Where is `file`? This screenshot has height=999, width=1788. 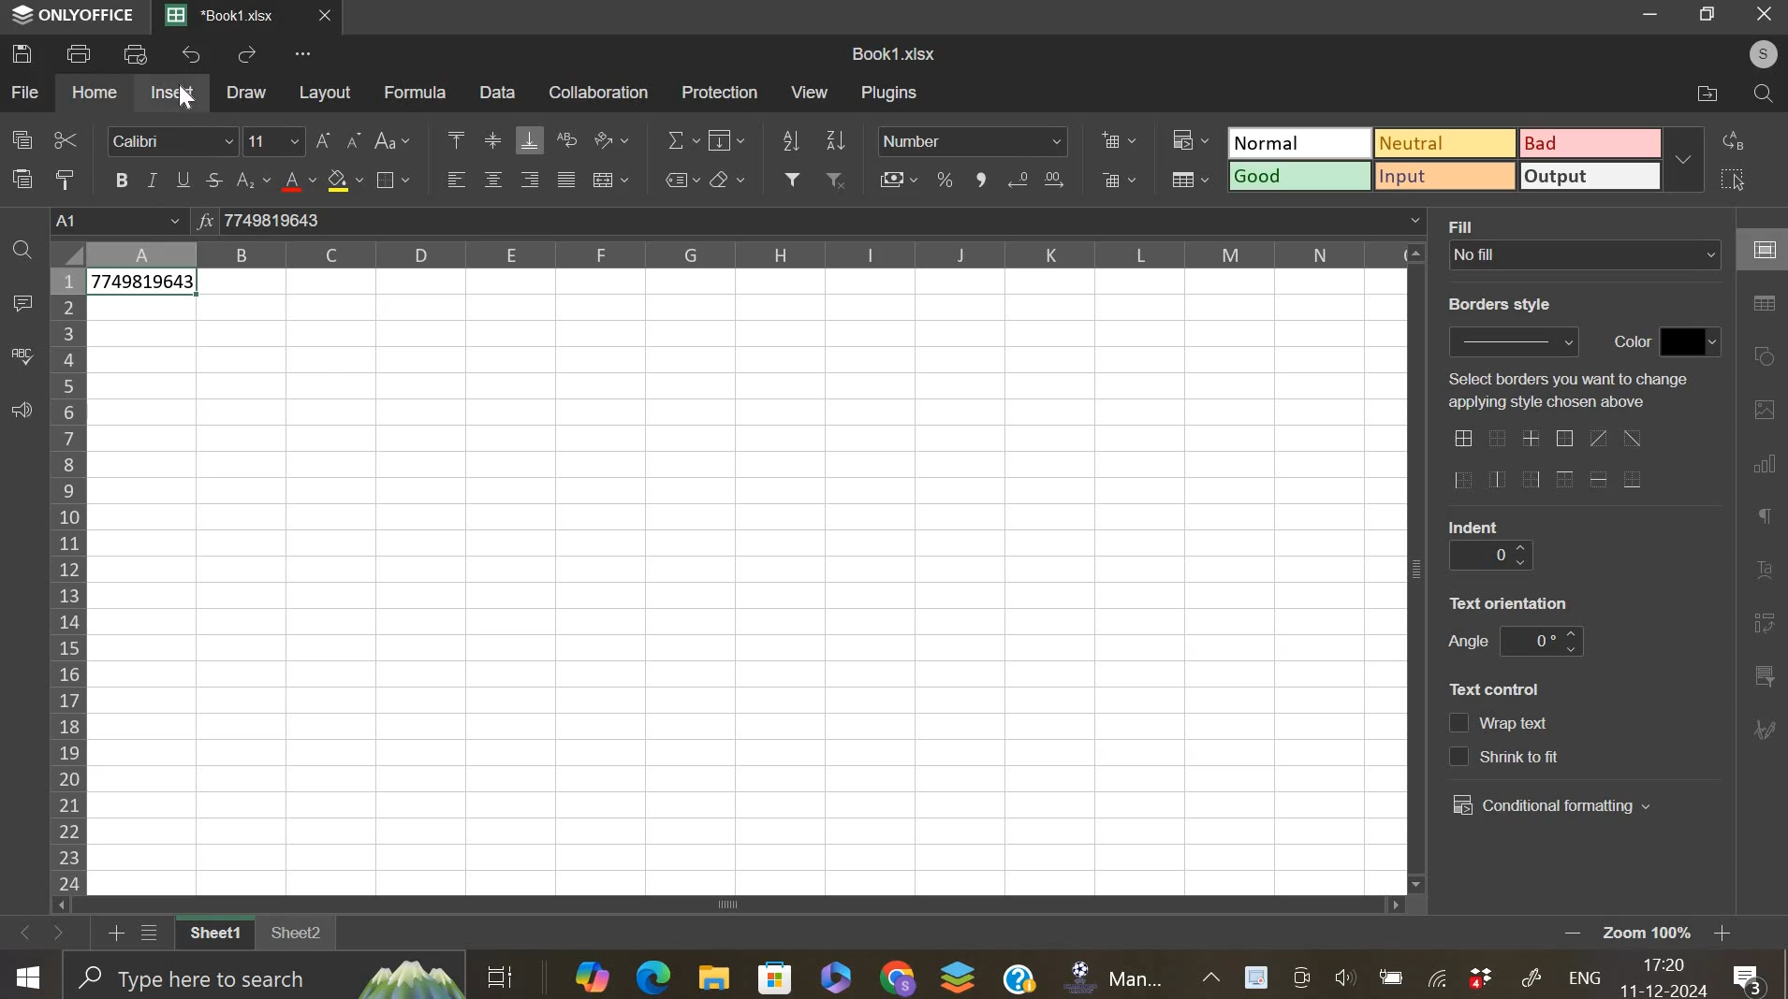 file is located at coordinates (26, 92).